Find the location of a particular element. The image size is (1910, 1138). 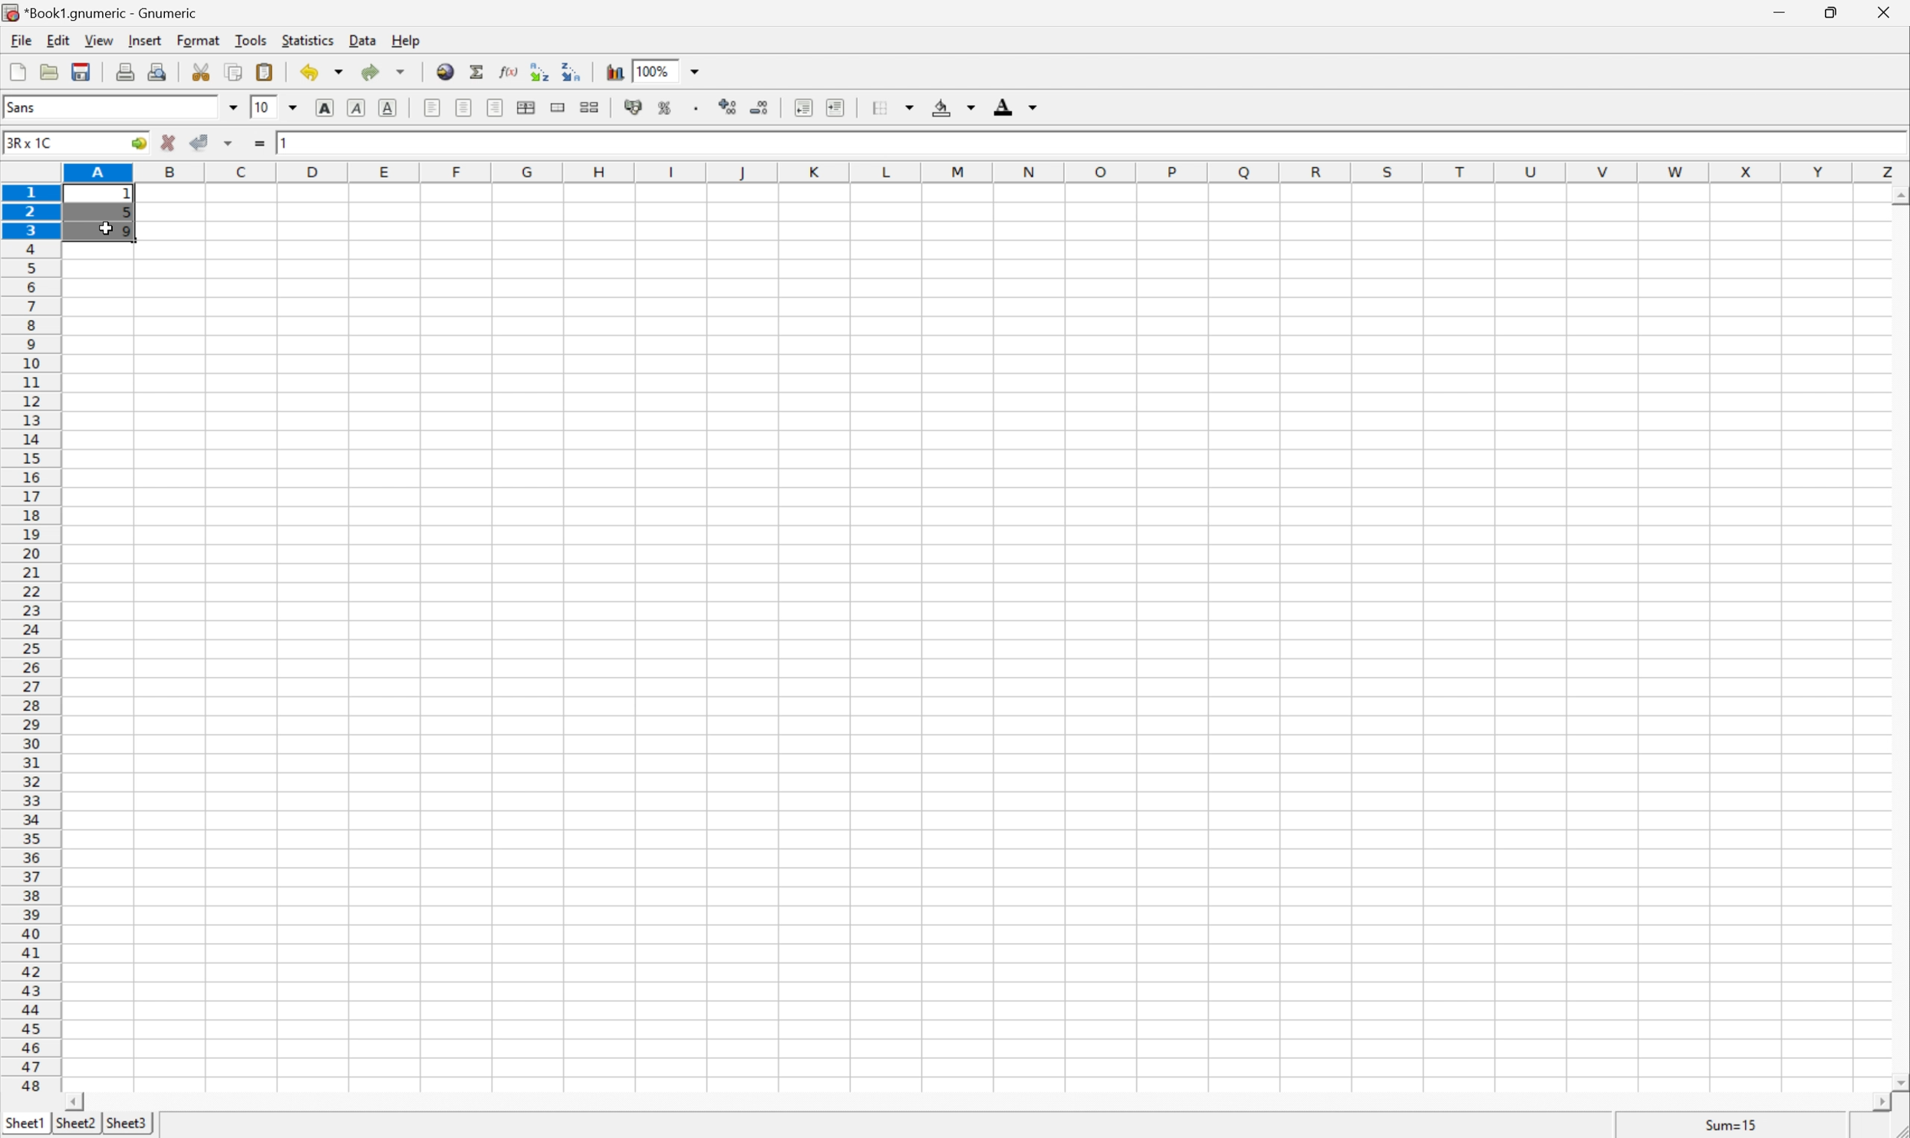

insert chart is located at coordinates (614, 70).